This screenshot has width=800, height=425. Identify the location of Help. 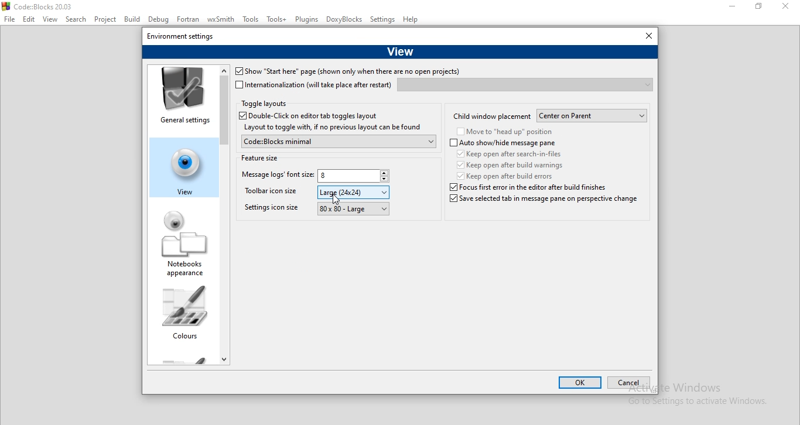
(412, 20).